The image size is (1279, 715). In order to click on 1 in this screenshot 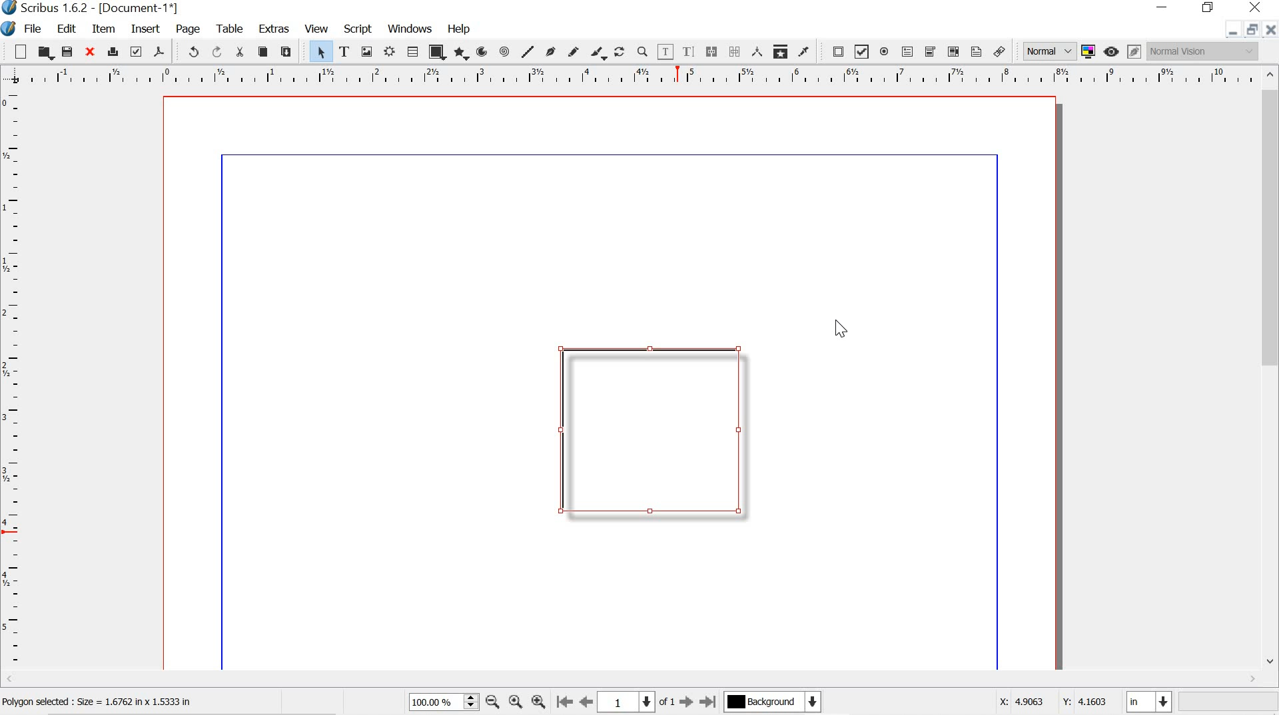, I will do `click(627, 701)`.